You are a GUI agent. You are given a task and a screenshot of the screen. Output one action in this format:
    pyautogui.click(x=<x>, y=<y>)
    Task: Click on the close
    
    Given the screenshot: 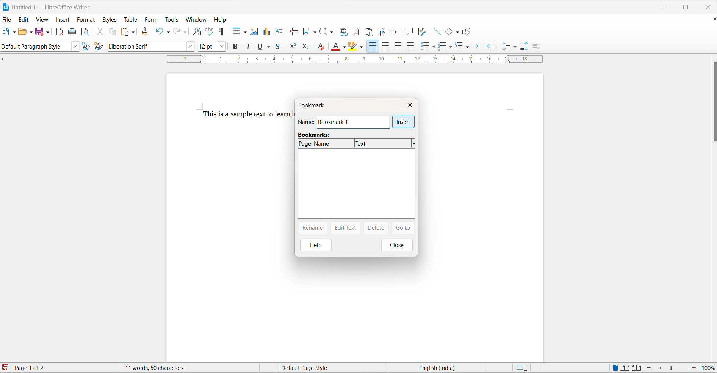 What is the action you would take?
    pyautogui.click(x=398, y=245)
    